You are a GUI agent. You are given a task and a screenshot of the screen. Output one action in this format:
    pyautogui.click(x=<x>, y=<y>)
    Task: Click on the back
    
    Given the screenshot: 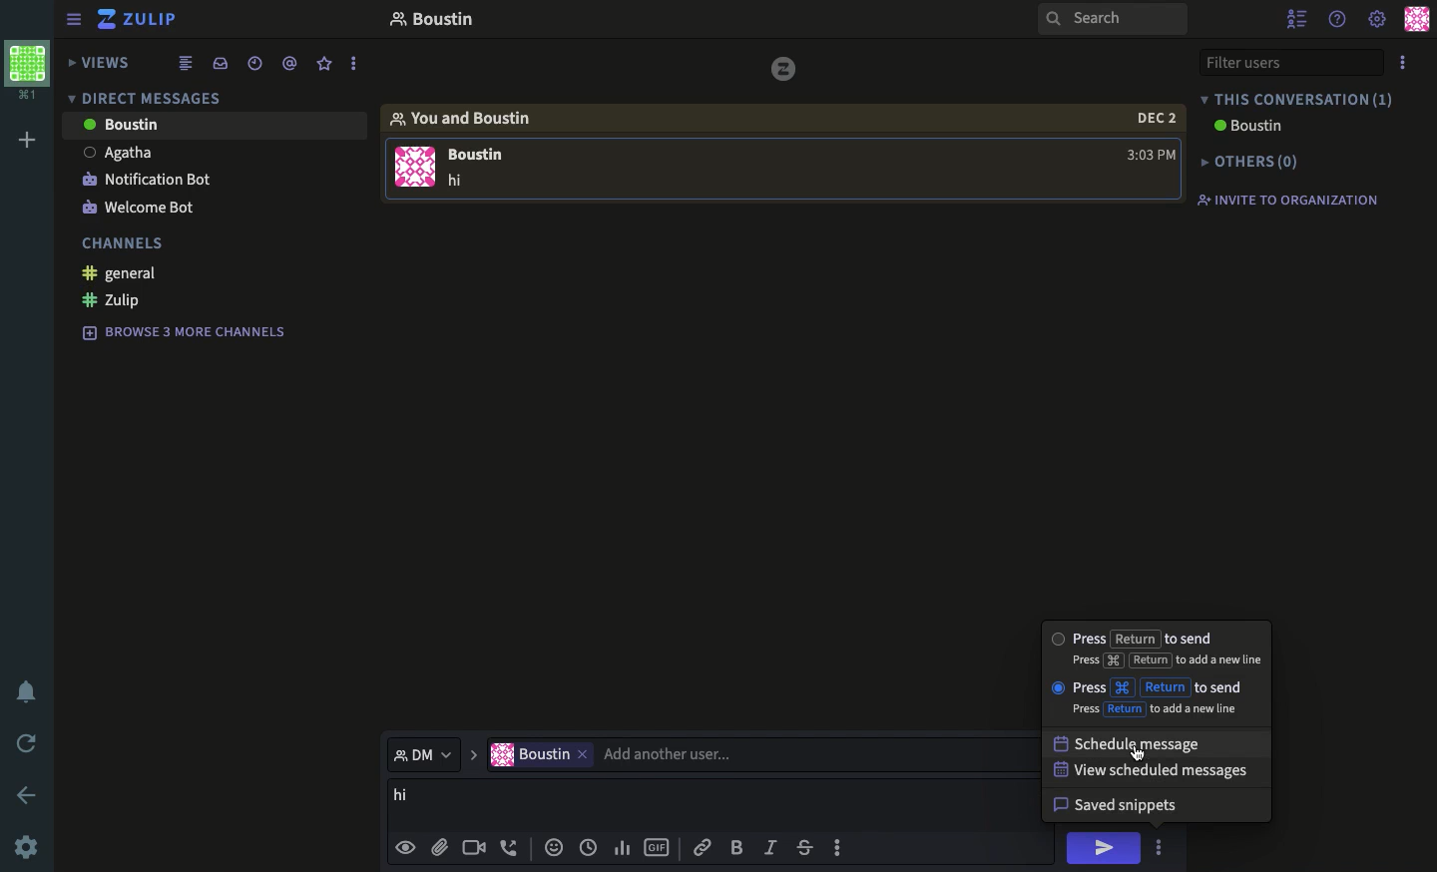 What is the action you would take?
    pyautogui.click(x=30, y=795)
    